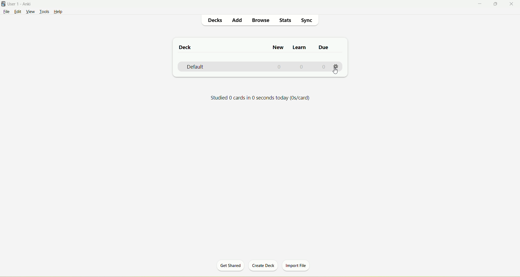 This screenshot has width=520, height=277. I want to click on due, so click(323, 47).